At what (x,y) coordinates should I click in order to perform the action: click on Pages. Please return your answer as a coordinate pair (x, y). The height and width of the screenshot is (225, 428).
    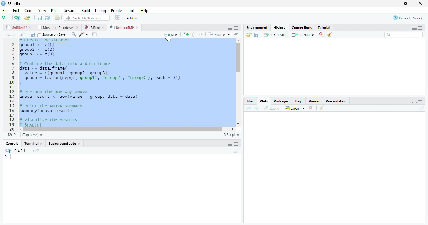
    Looking at the image, I should click on (94, 35).